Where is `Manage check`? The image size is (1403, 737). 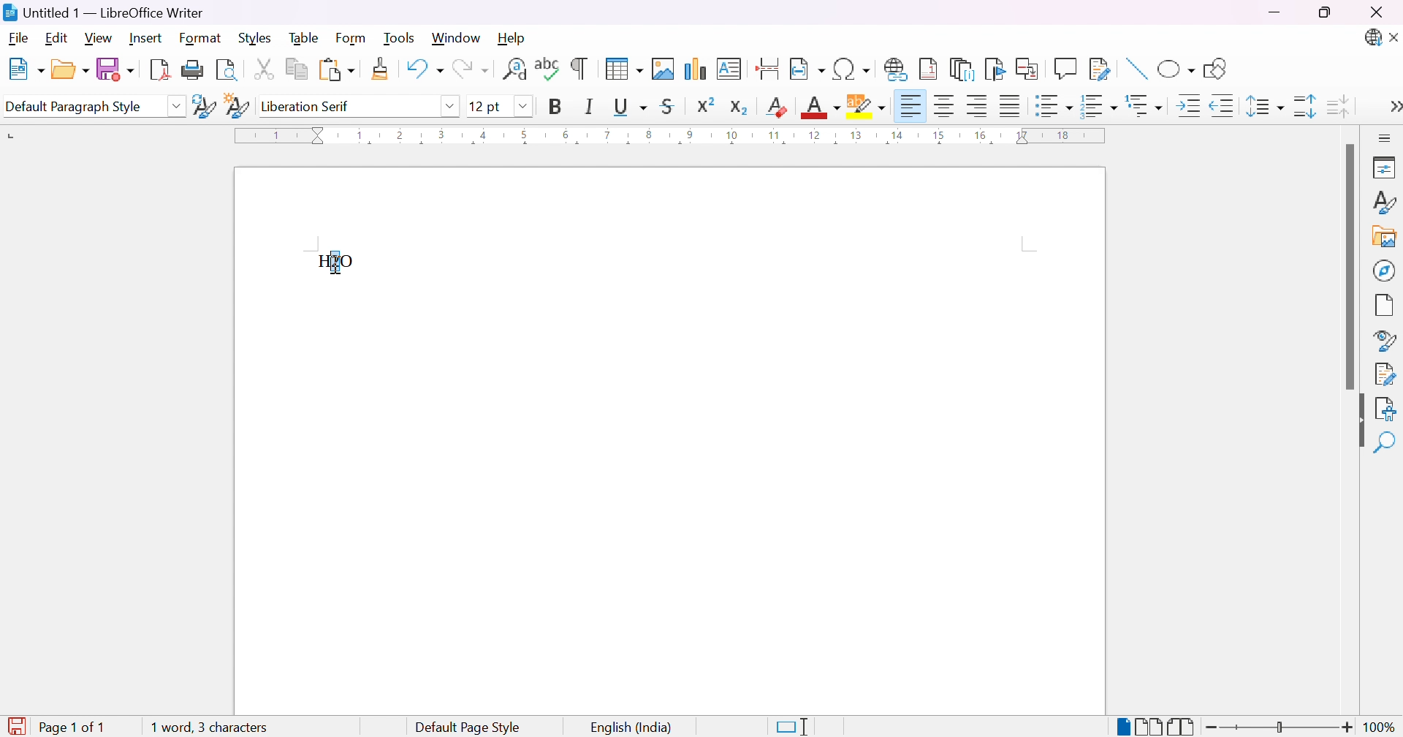 Manage check is located at coordinates (1385, 373).